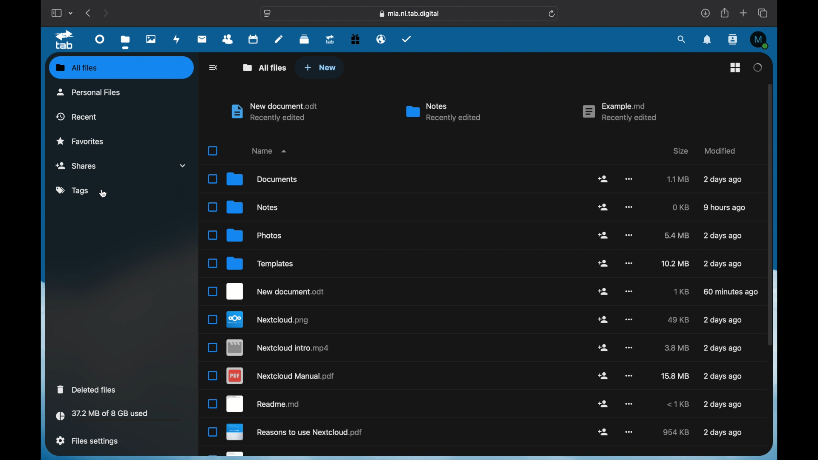 The width and height of the screenshot is (818, 460). Describe the element at coordinates (121, 417) in the screenshot. I see `storage` at that location.